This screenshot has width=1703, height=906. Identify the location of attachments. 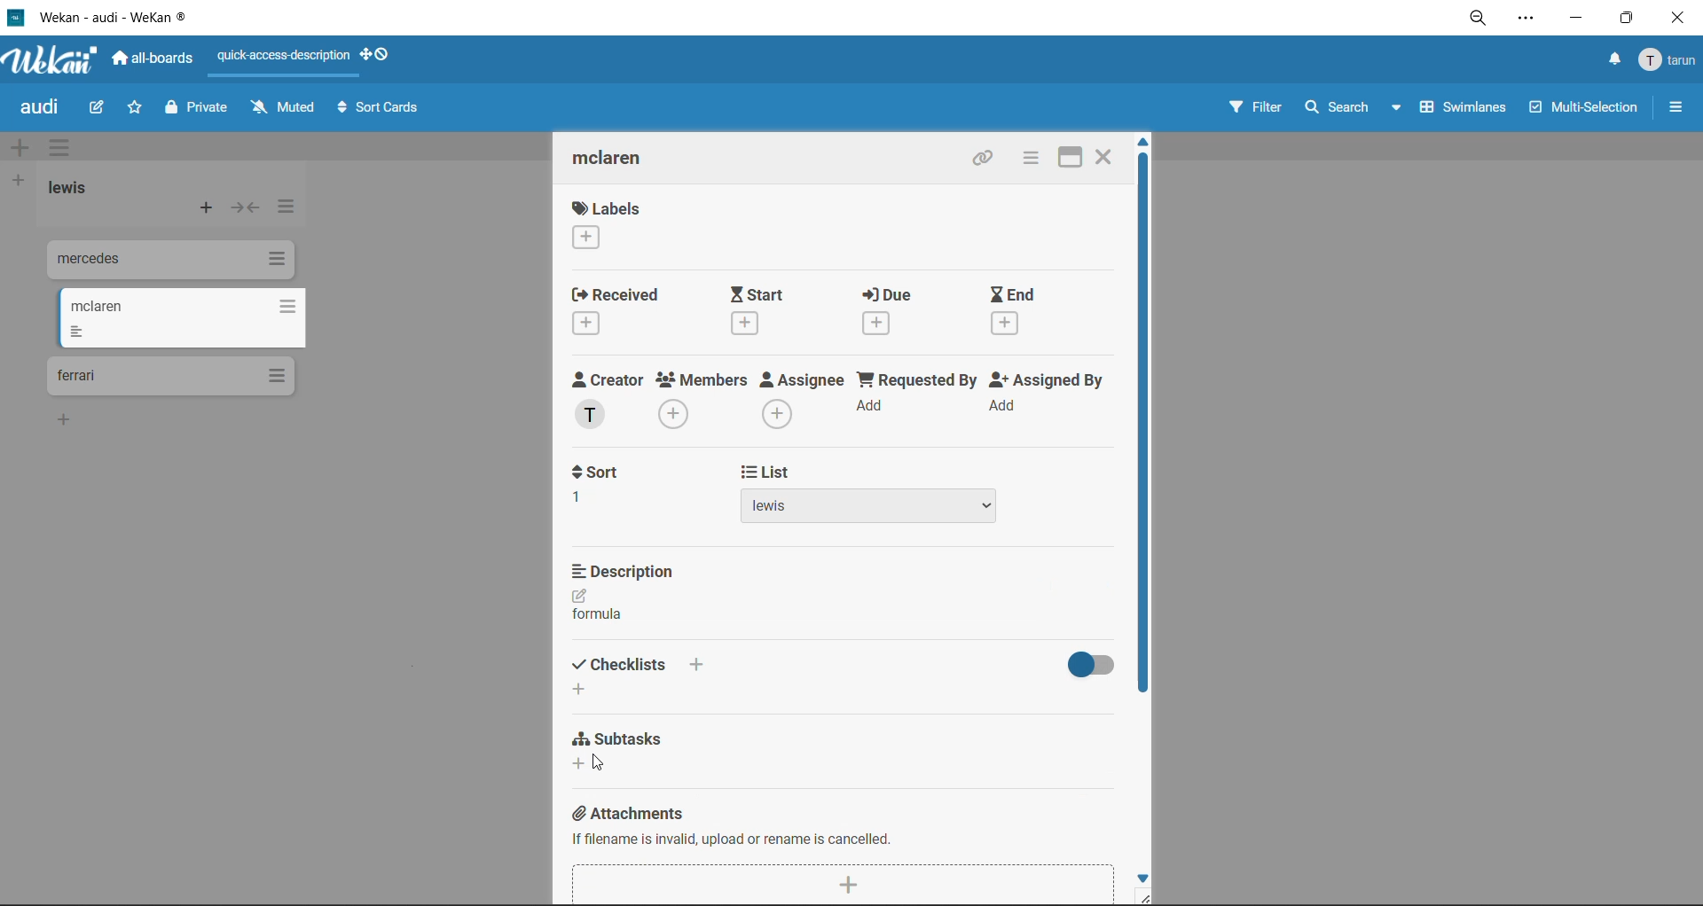
(628, 809).